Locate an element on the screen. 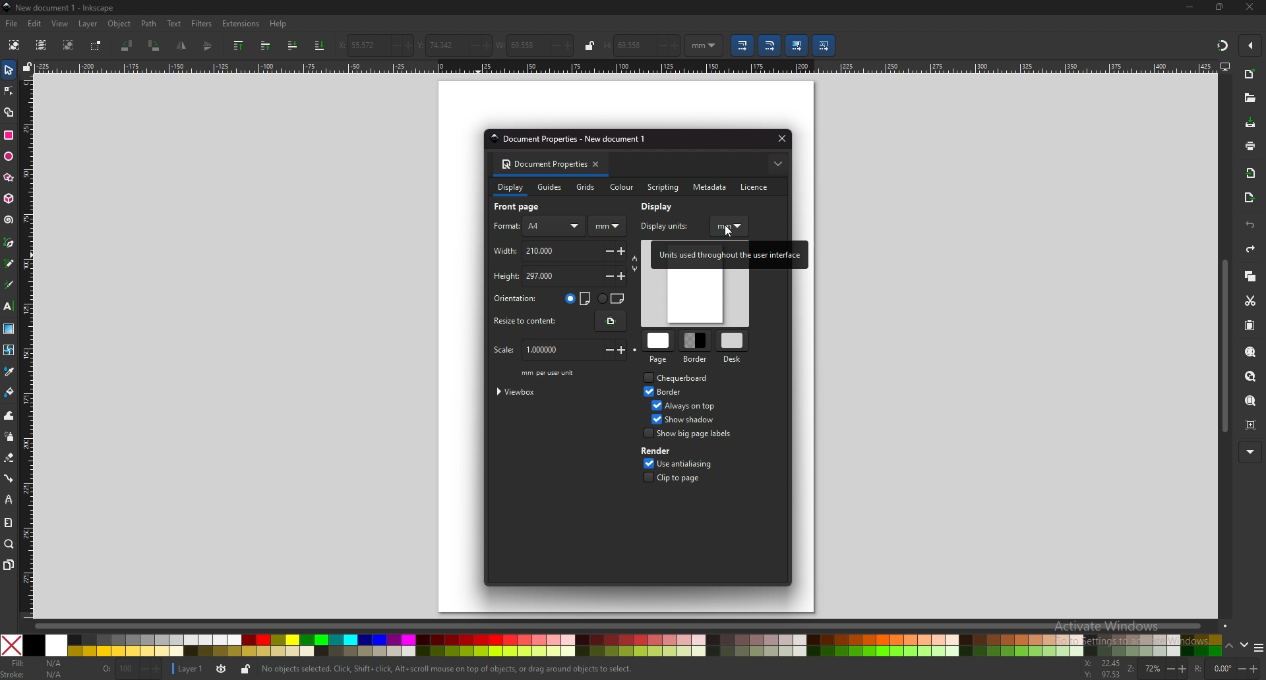 This screenshot has height=680, width=1266. scroll bar is located at coordinates (634, 625).